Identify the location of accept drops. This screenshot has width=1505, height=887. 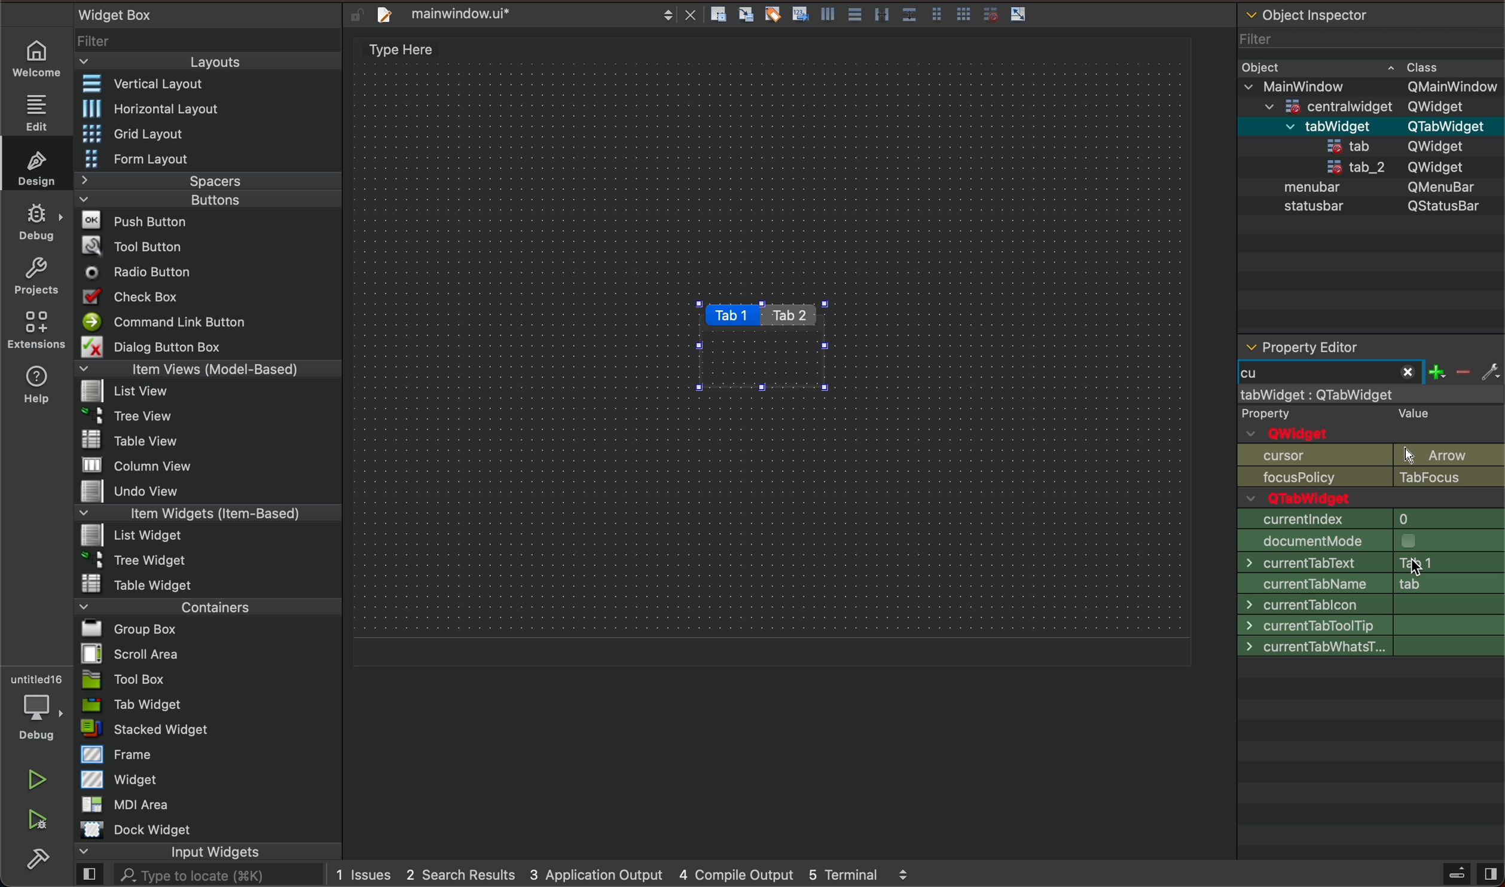
(1372, 799).